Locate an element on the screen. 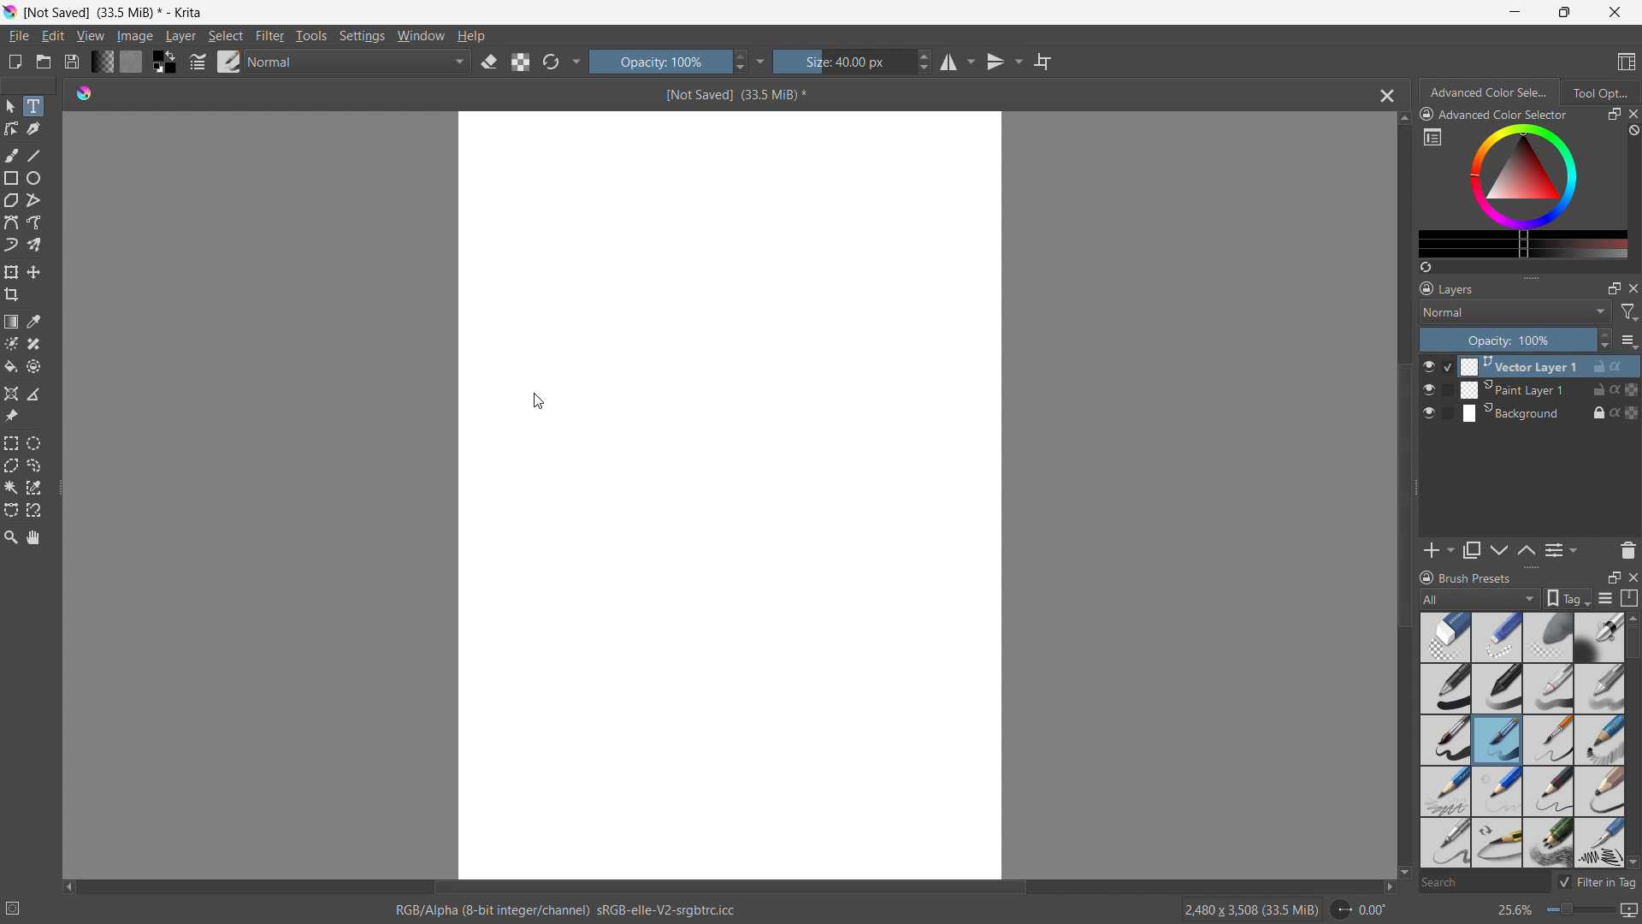  scroll right is located at coordinates (1384, 887).